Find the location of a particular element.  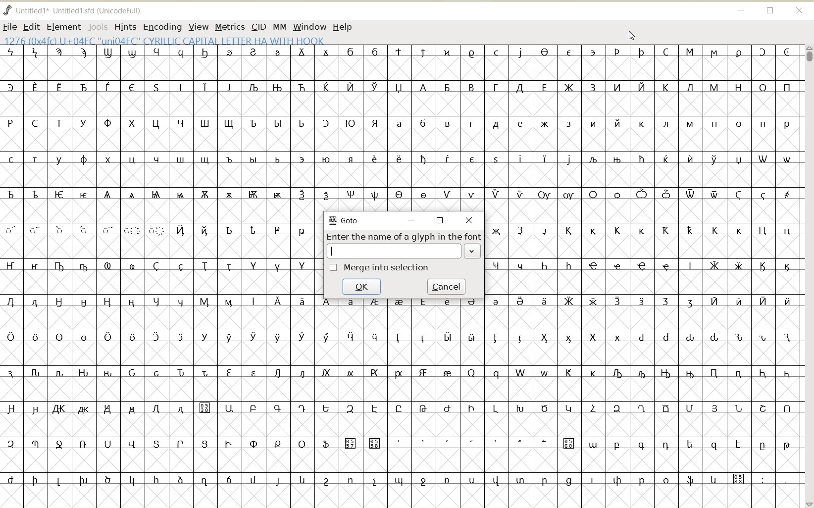

close is located at coordinates (471, 221).